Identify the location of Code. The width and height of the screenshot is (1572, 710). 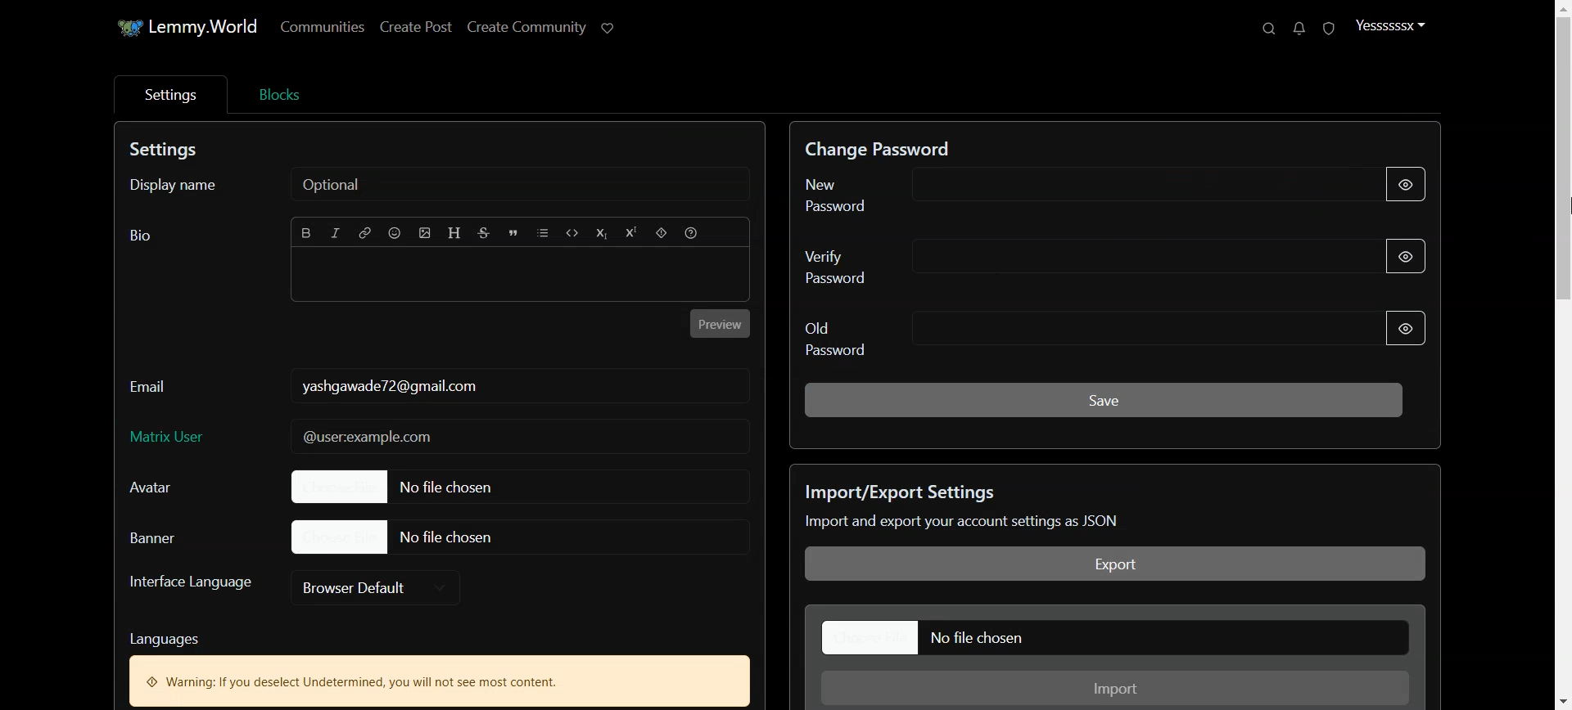
(573, 233).